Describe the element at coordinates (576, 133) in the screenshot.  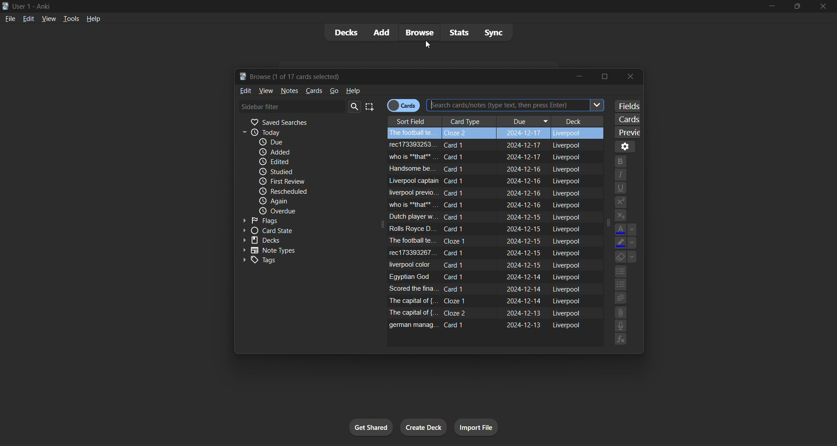
I see `liverpool` at that location.